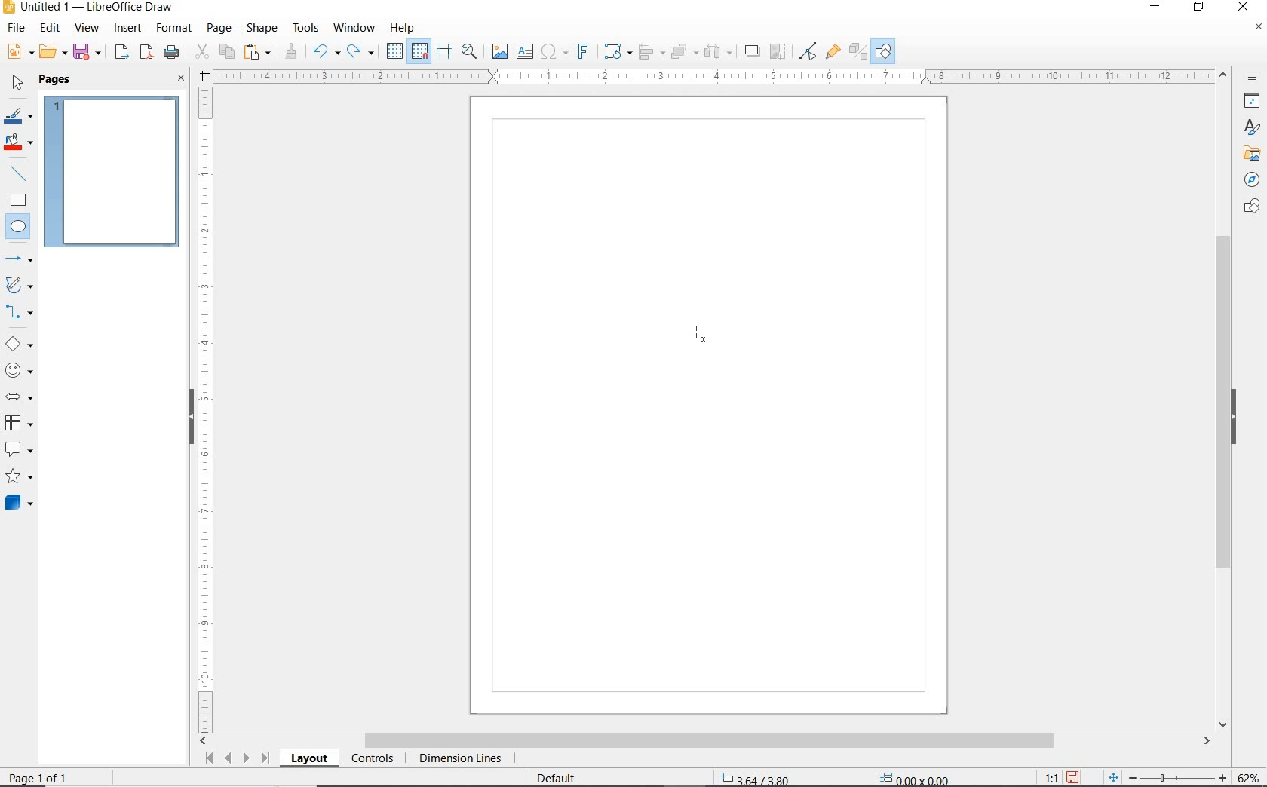 Image resolution: width=1267 pixels, height=787 pixels. Describe the element at coordinates (326, 53) in the screenshot. I see `UNDO` at that location.